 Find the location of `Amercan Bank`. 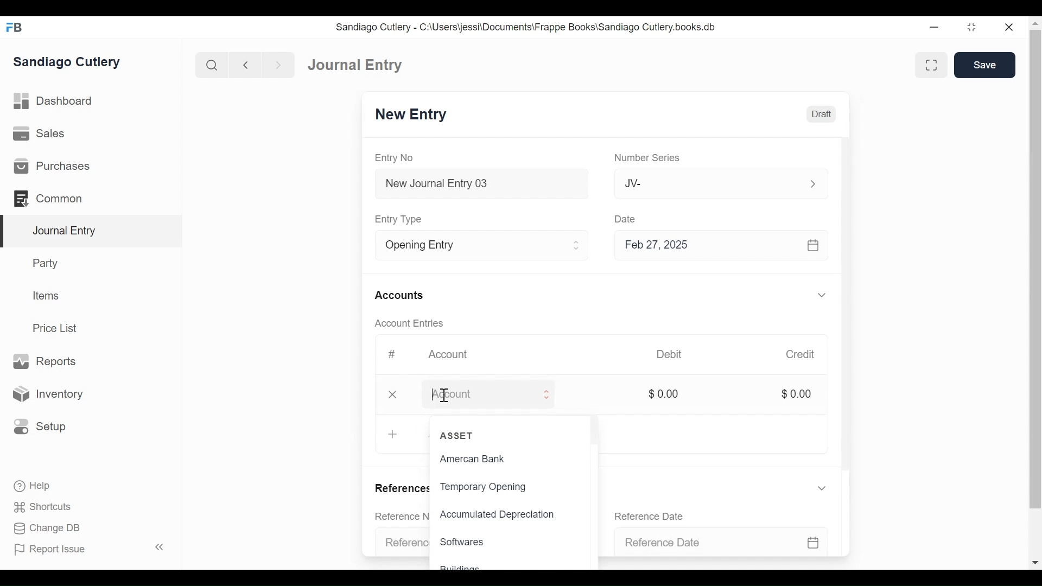

Amercan Bank is located at coordinates (484, 460).